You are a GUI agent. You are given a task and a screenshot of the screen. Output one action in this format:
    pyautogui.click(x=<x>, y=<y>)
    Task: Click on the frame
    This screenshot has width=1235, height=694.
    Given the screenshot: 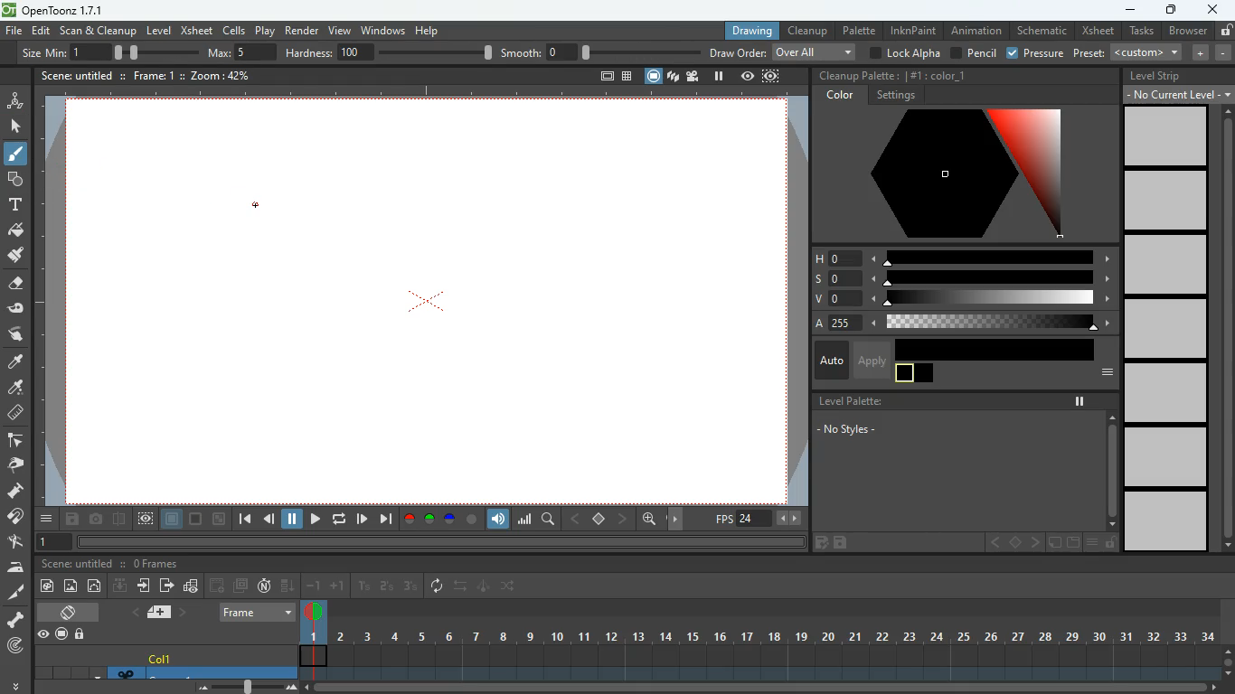 What is the action you would take?
    pyautogui.click(x=51, y=543)
    